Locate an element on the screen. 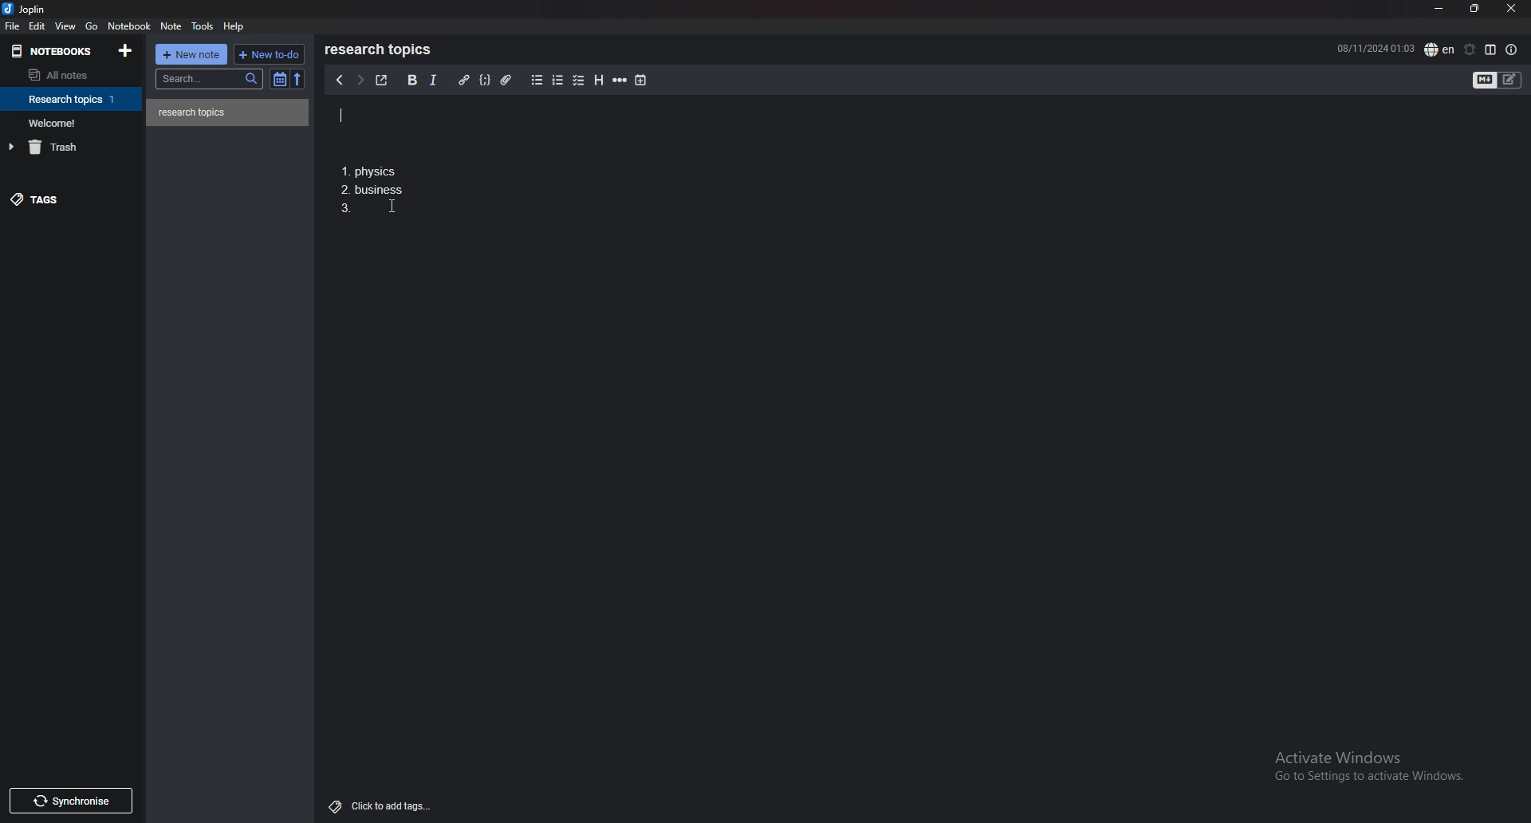 The width and height of the screenshot is (1531, 823). code is located at coordinates (486, 79).